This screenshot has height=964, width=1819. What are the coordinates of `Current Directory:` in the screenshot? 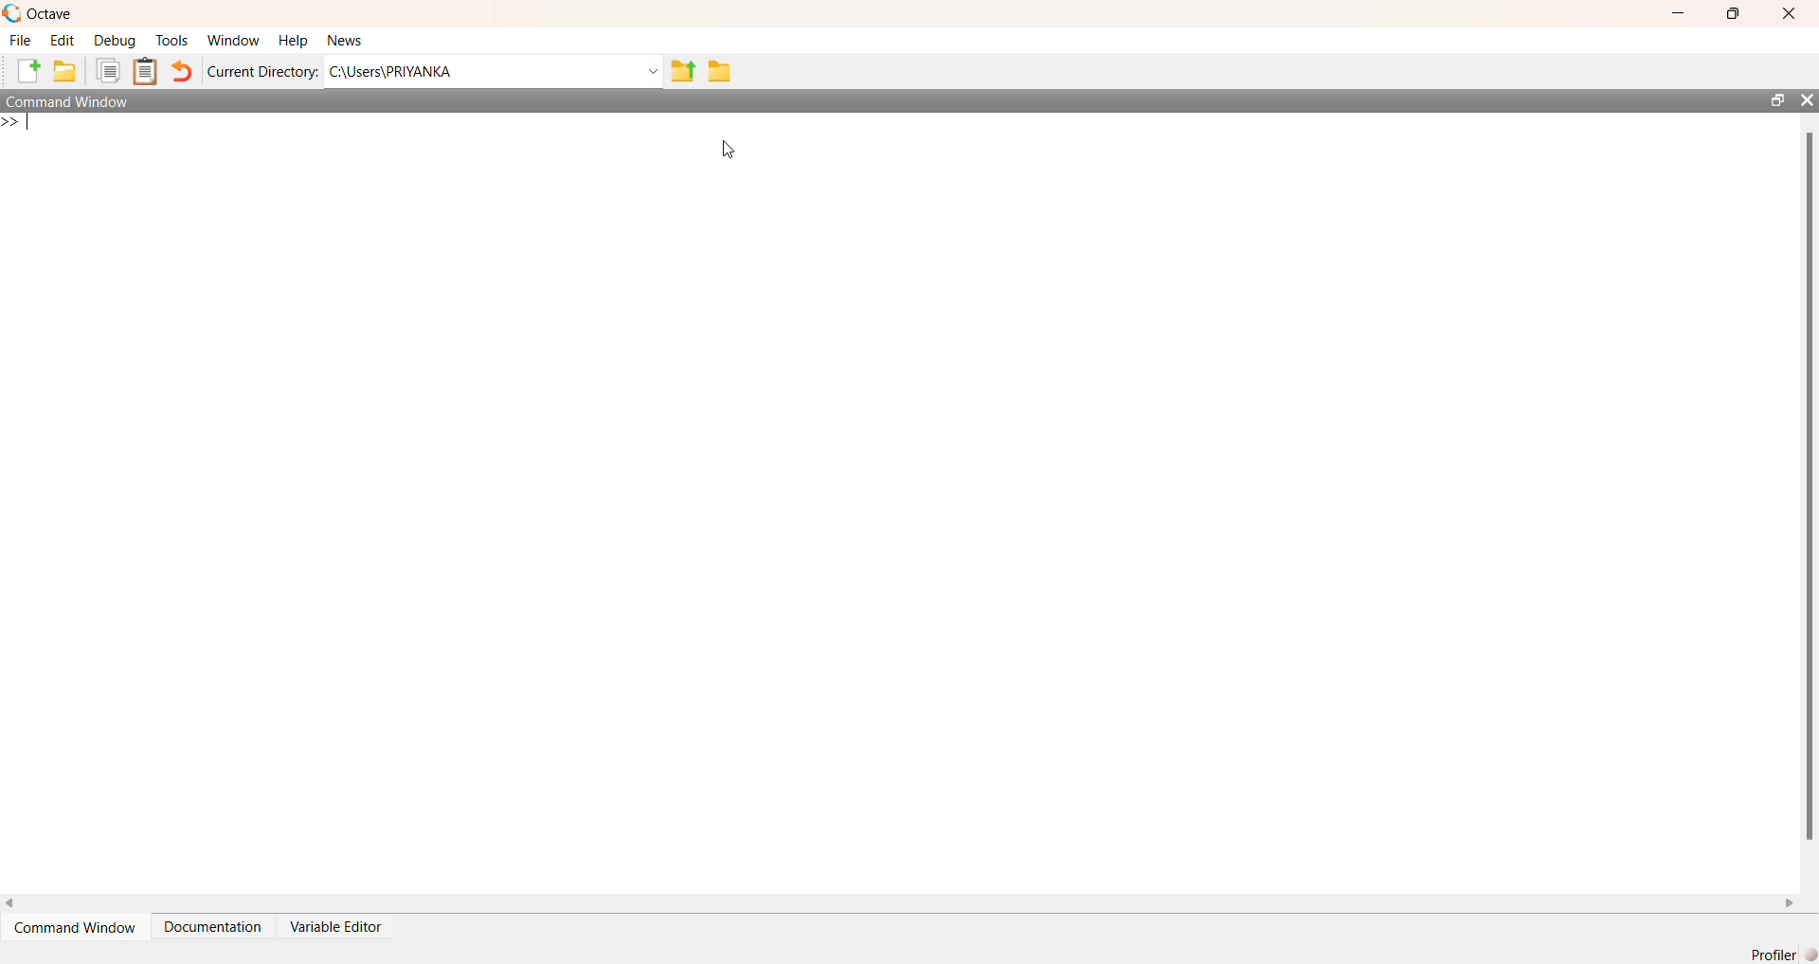 It's located at (262, 72).